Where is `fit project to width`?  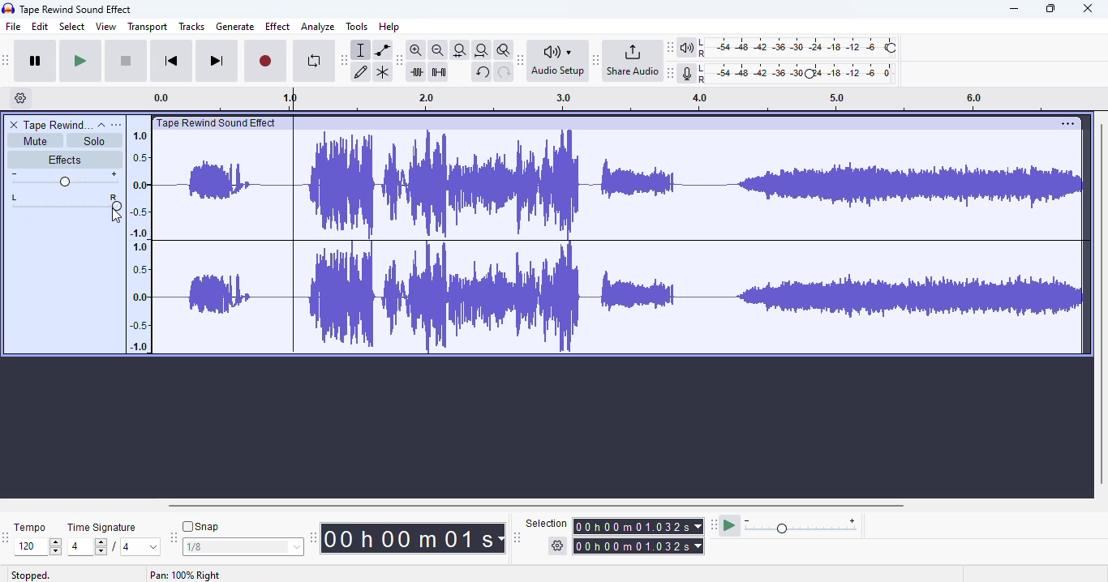 fit project to width is located at coordinates (482, 50).